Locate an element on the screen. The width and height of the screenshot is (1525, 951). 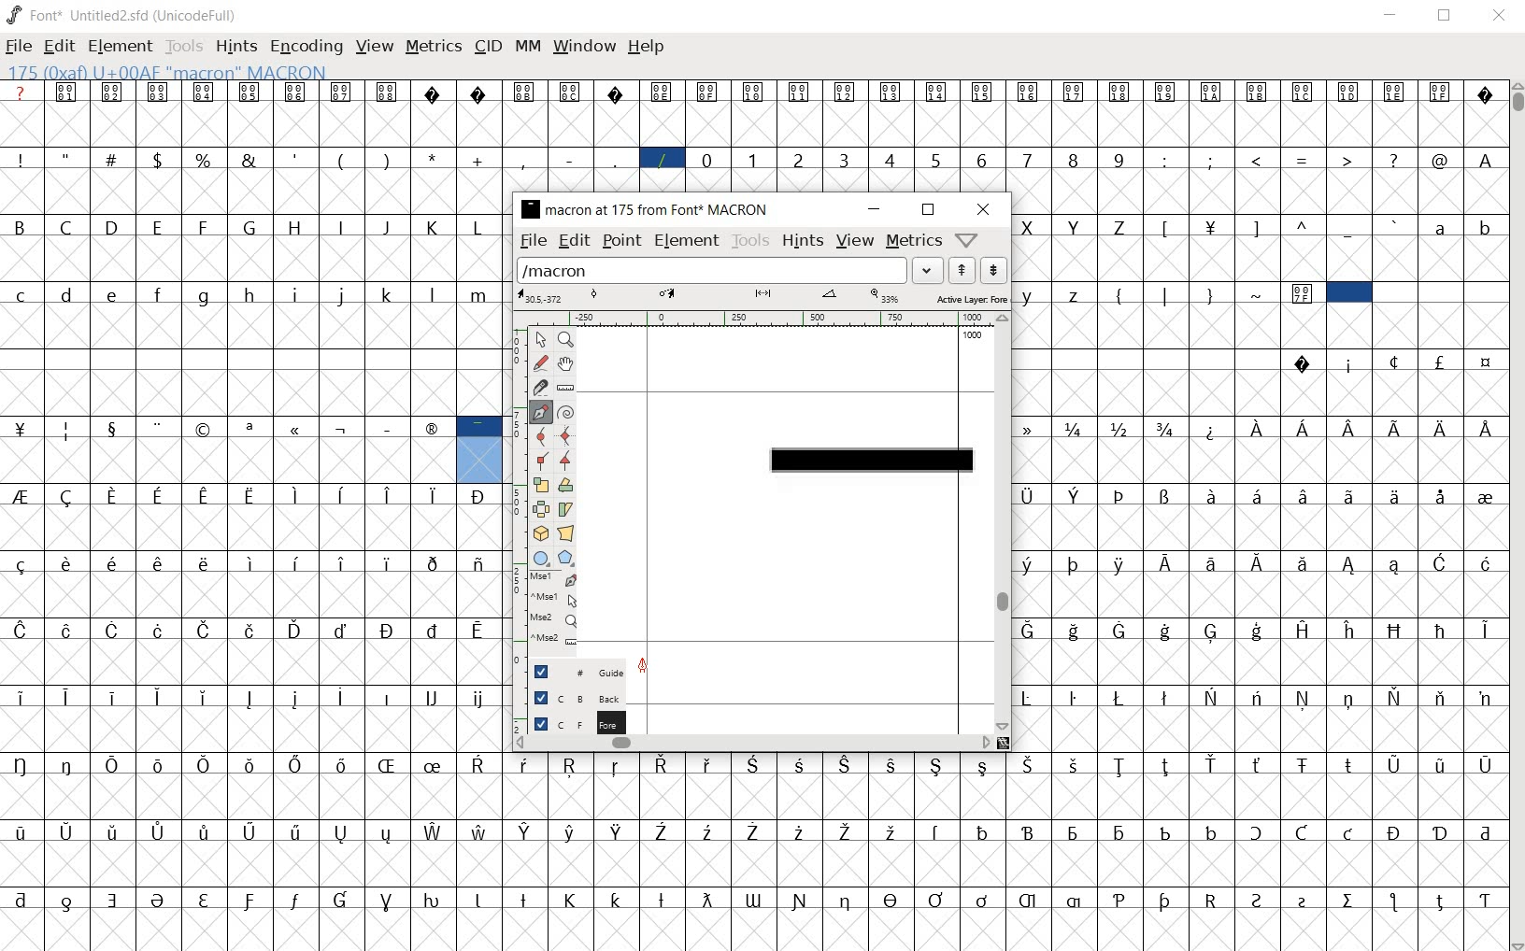
Symbol is located at coordinates (801, 91).